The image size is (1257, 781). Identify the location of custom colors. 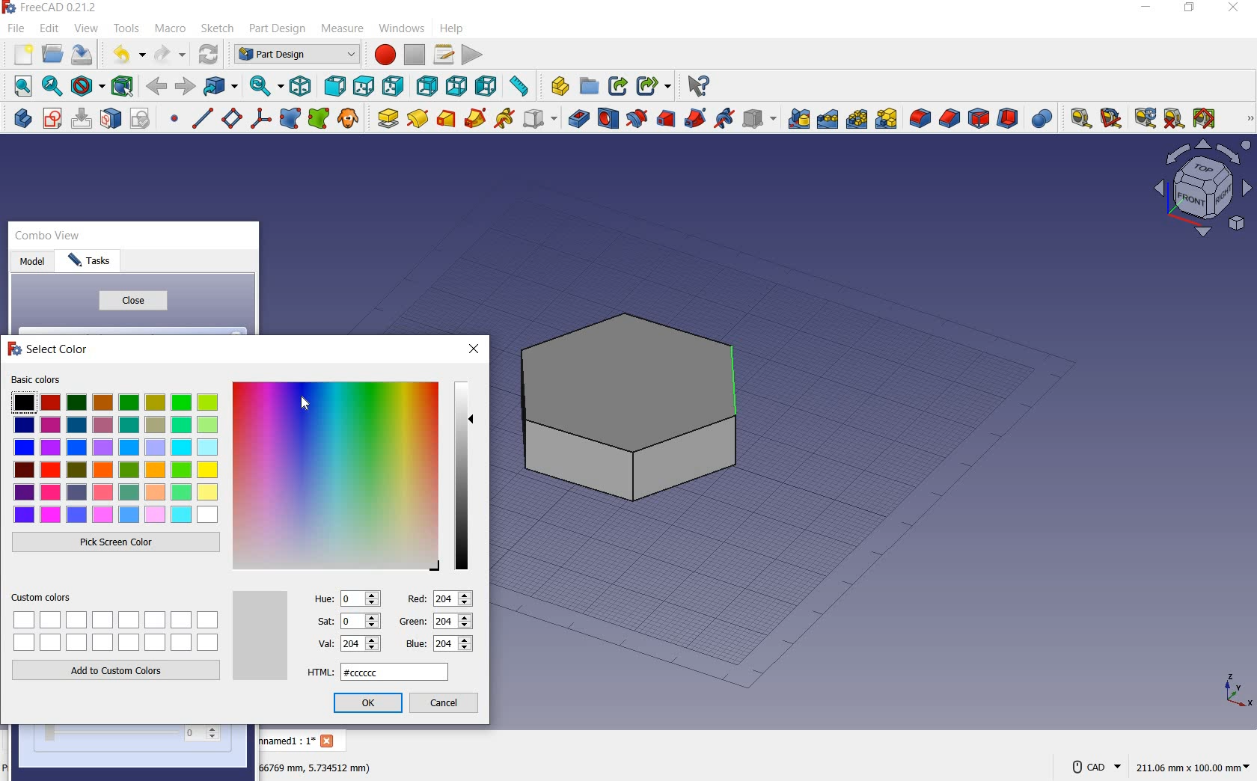
(117, 622).